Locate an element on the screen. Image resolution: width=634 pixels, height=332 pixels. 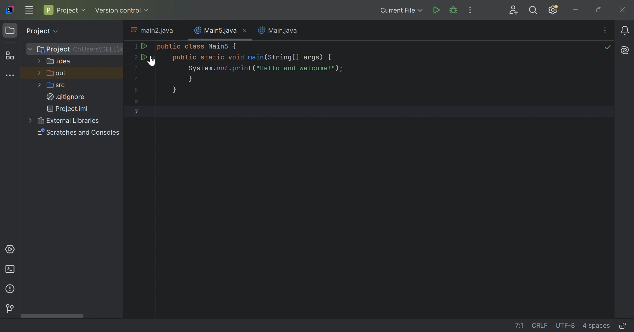
More is located at coordinates (39, 60).